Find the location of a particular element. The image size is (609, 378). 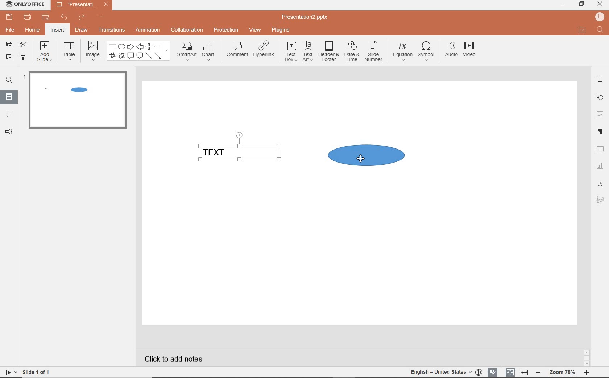

TEXT FIELD SELECTED is located at coordinates (240, 148).